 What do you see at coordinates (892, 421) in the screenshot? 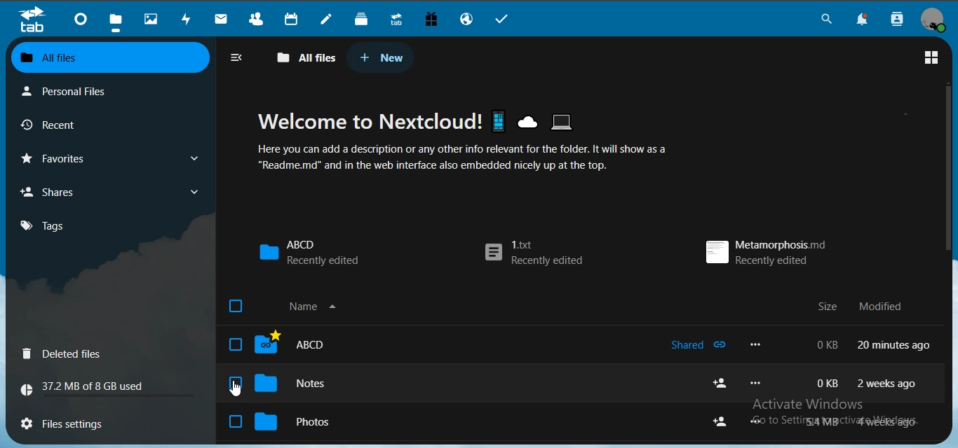
I see `4 weeks ago` at bounding box center [892, 421].